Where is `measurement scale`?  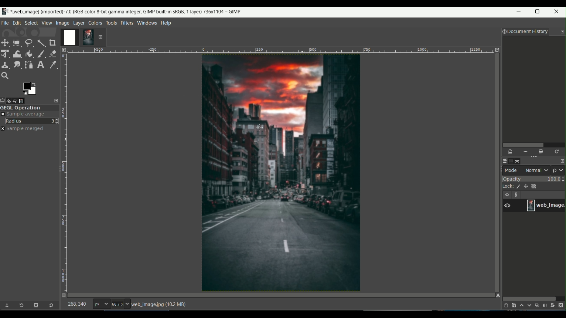 measurement scale is located at coordinates (101, 304).